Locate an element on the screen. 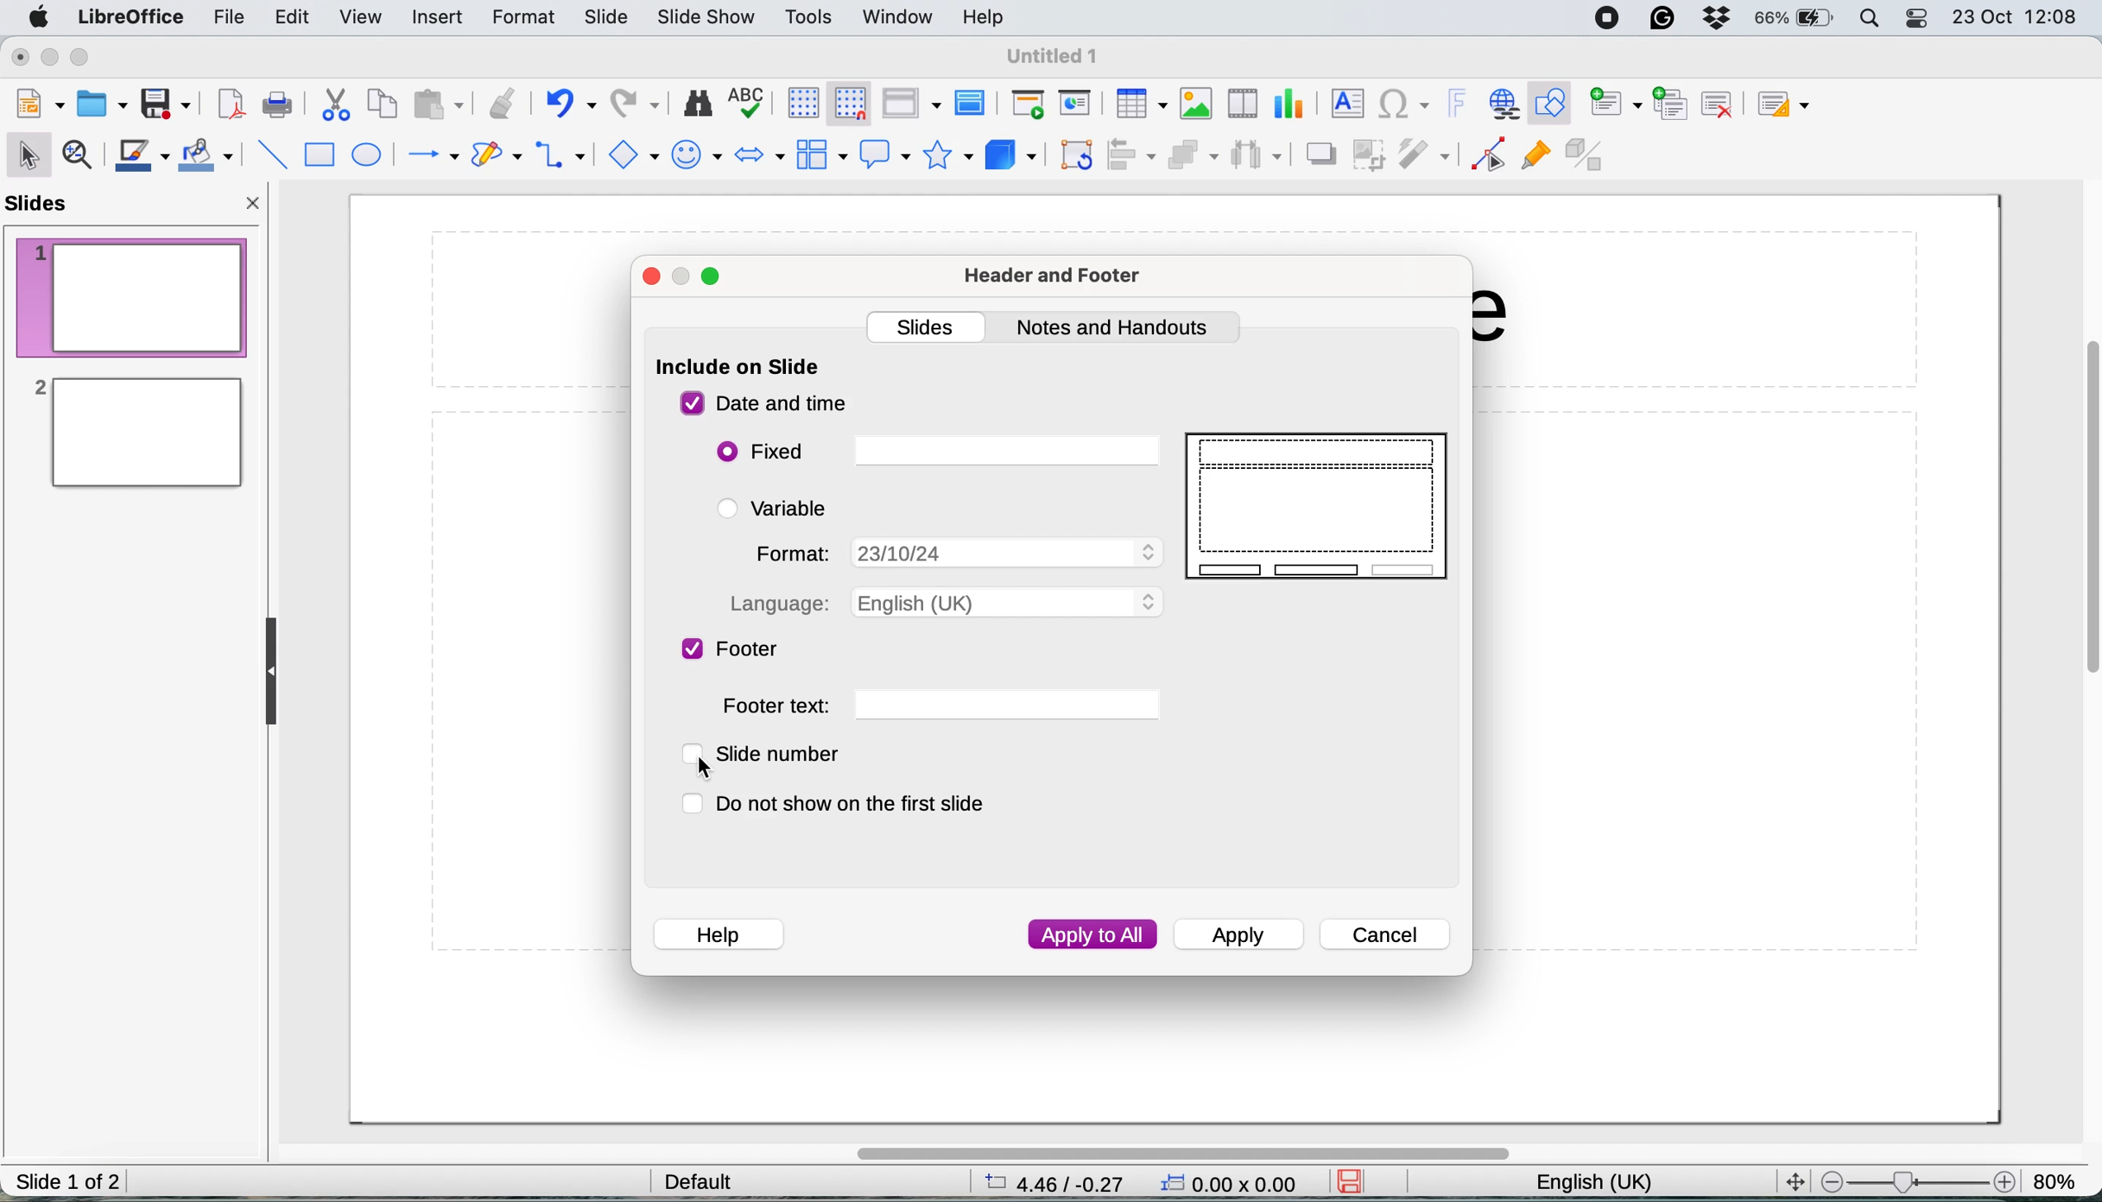 The width and height of the screenshot is (2102, 1202). insert line is located at coordinates (271, 154).